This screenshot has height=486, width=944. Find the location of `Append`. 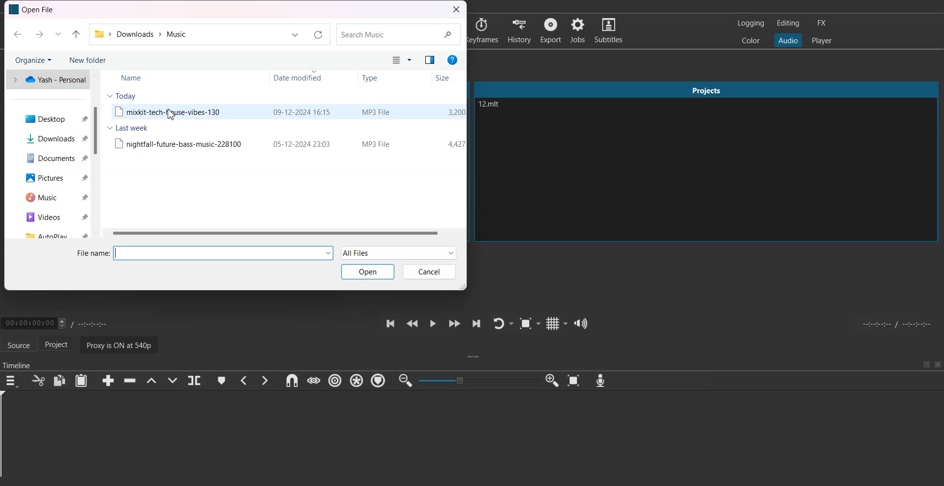

Append is located at coordinates (108, 380).